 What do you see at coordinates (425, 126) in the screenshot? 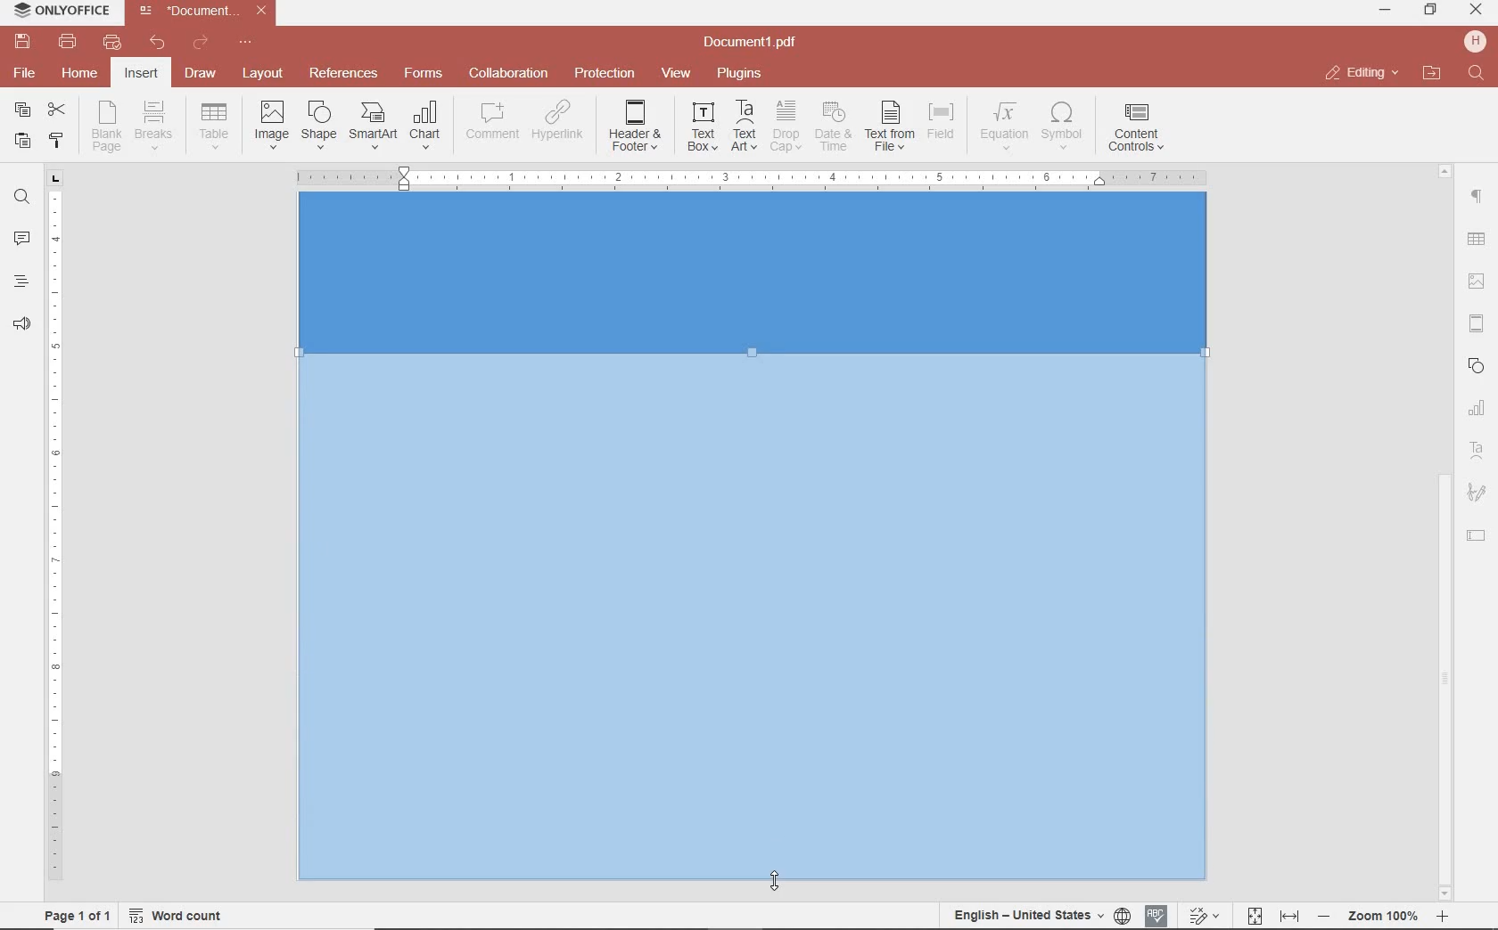
I see `INSERT CHAT` at bounding box center [425, 126].